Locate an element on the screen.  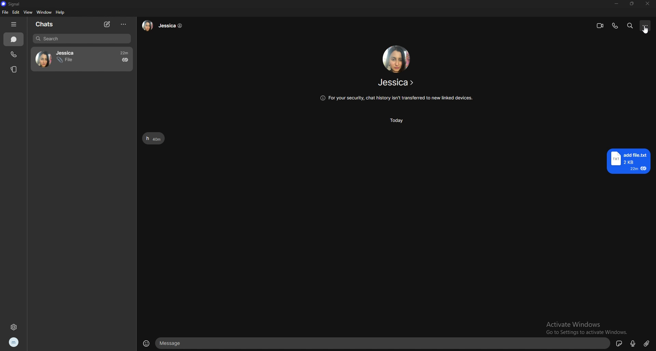
seen is located at coordinates (125, 60).